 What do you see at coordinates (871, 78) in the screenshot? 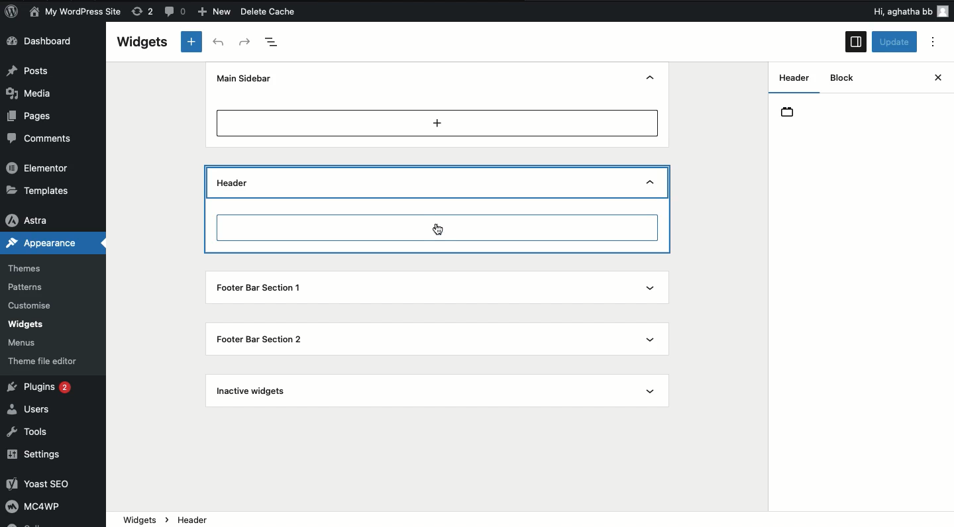
I see `Block` at bounding box center [871, 78].